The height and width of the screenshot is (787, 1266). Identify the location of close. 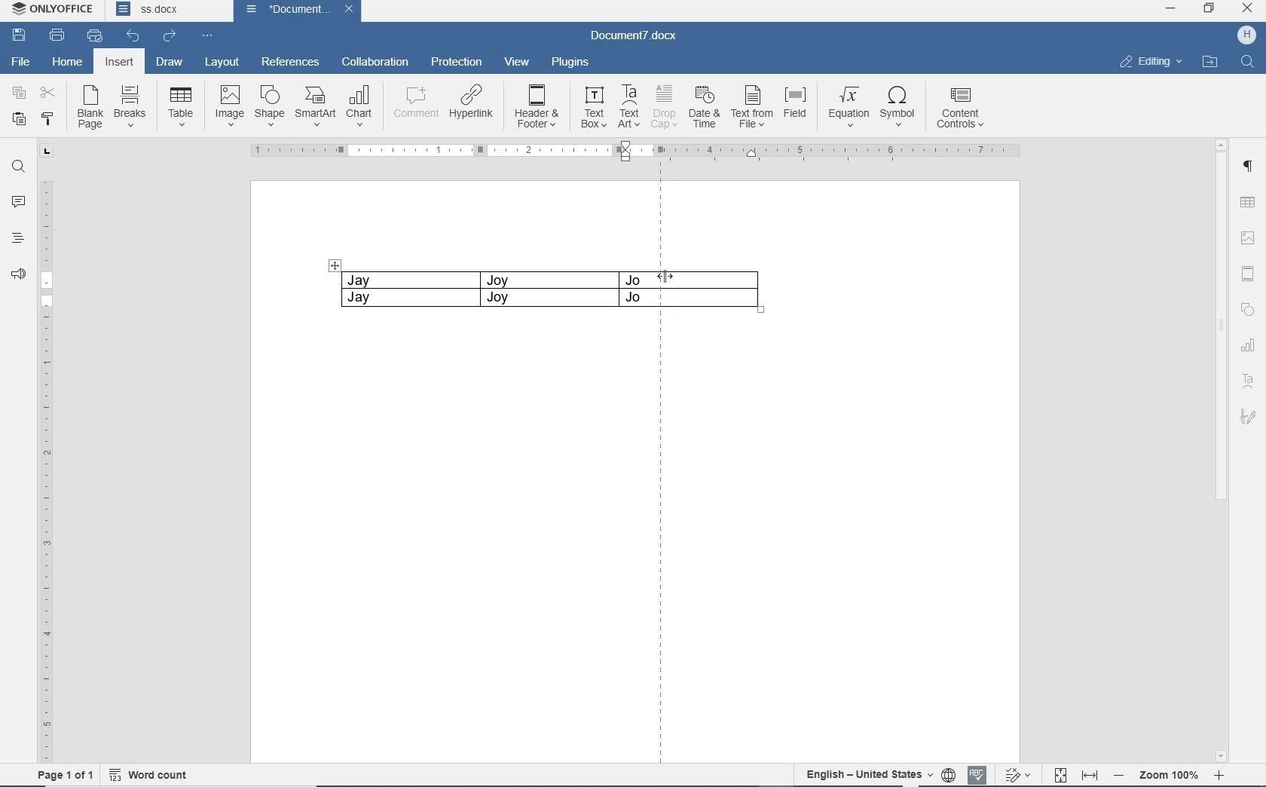
(352, 10).